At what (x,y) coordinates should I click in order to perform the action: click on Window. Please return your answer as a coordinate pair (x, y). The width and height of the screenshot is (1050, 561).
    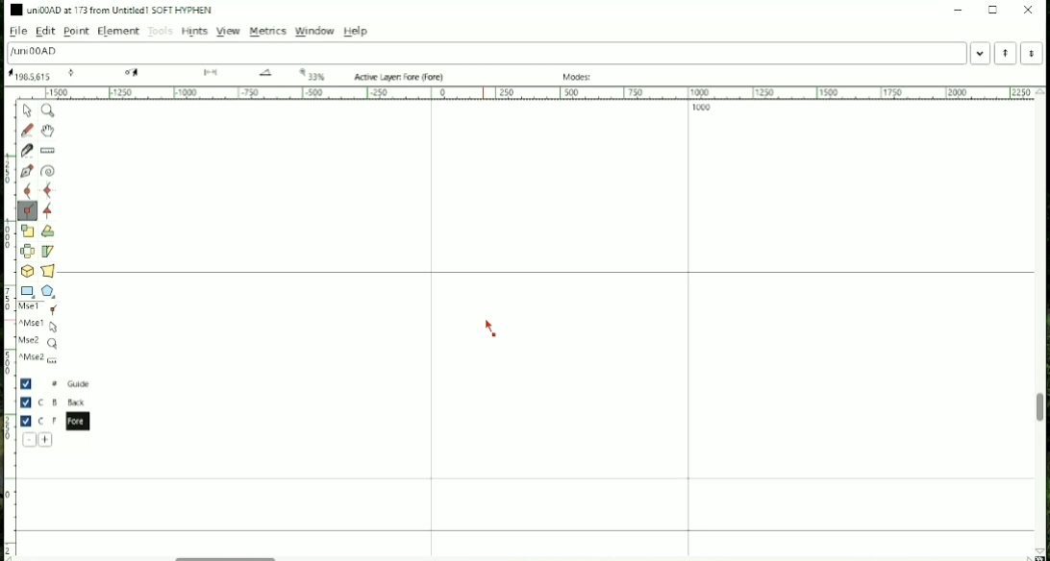
    Looking at the image, I should click on (315, 31).